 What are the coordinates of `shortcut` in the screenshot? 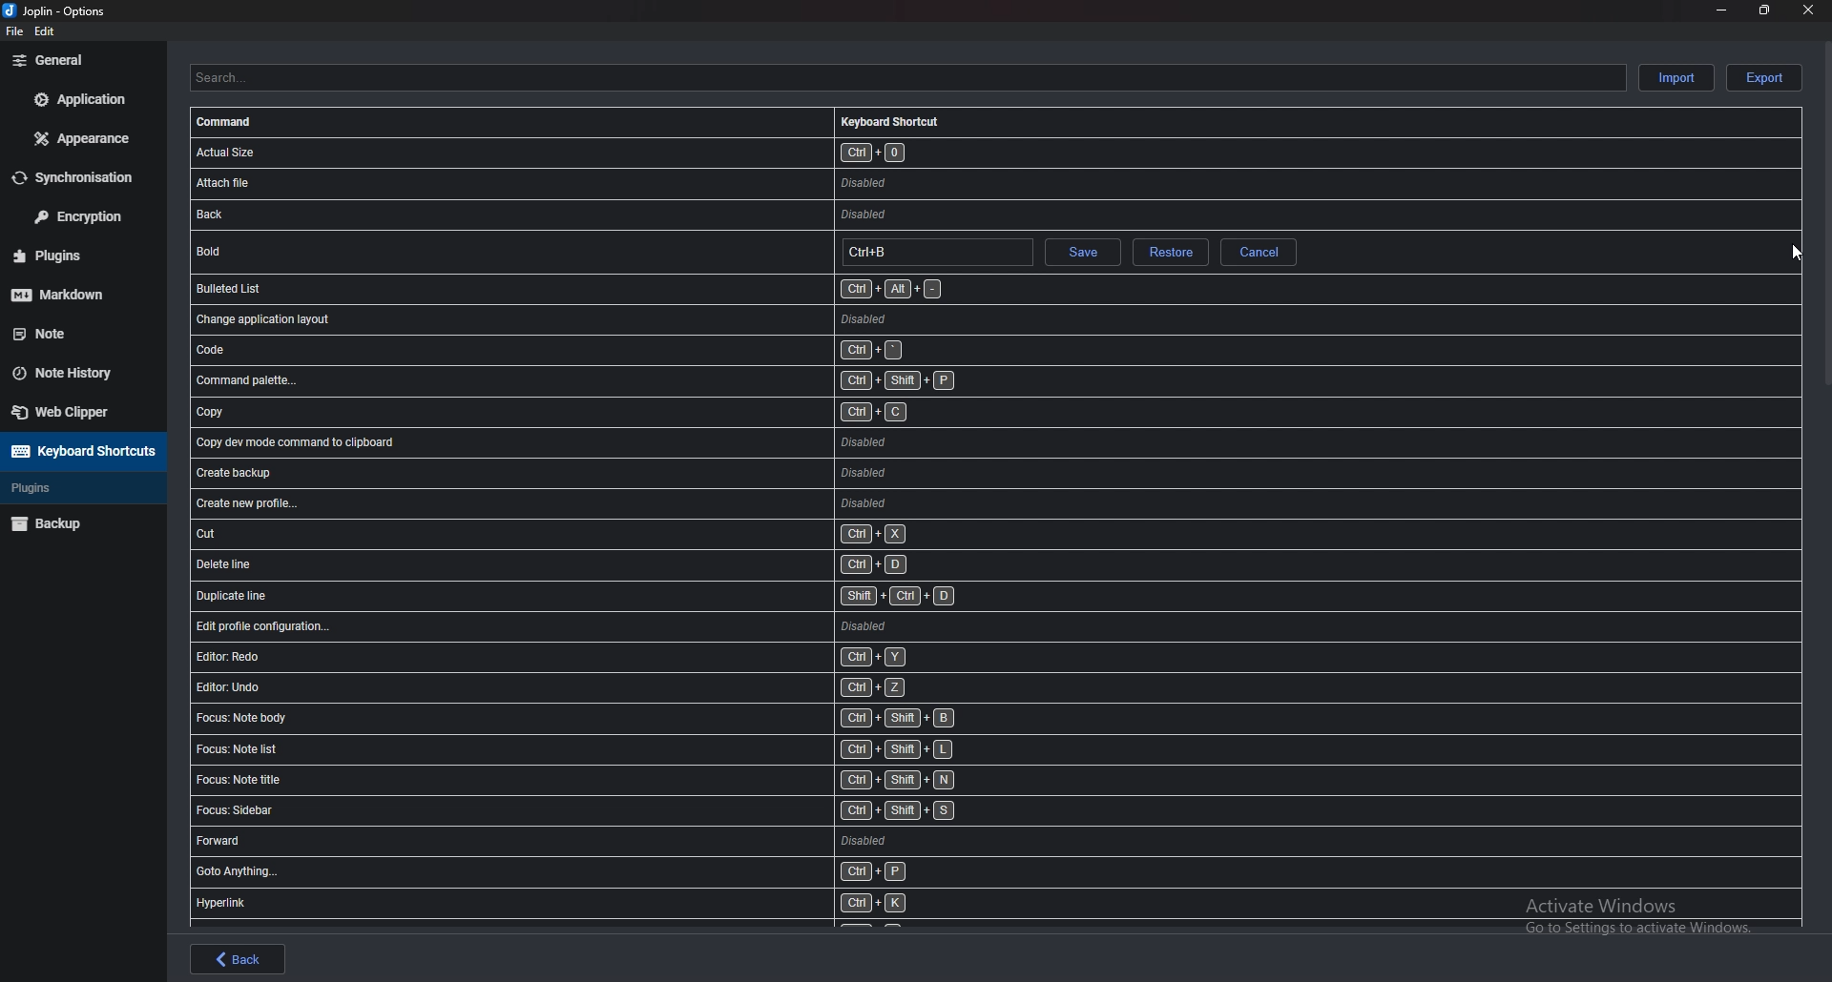 It's located at (633, 779).